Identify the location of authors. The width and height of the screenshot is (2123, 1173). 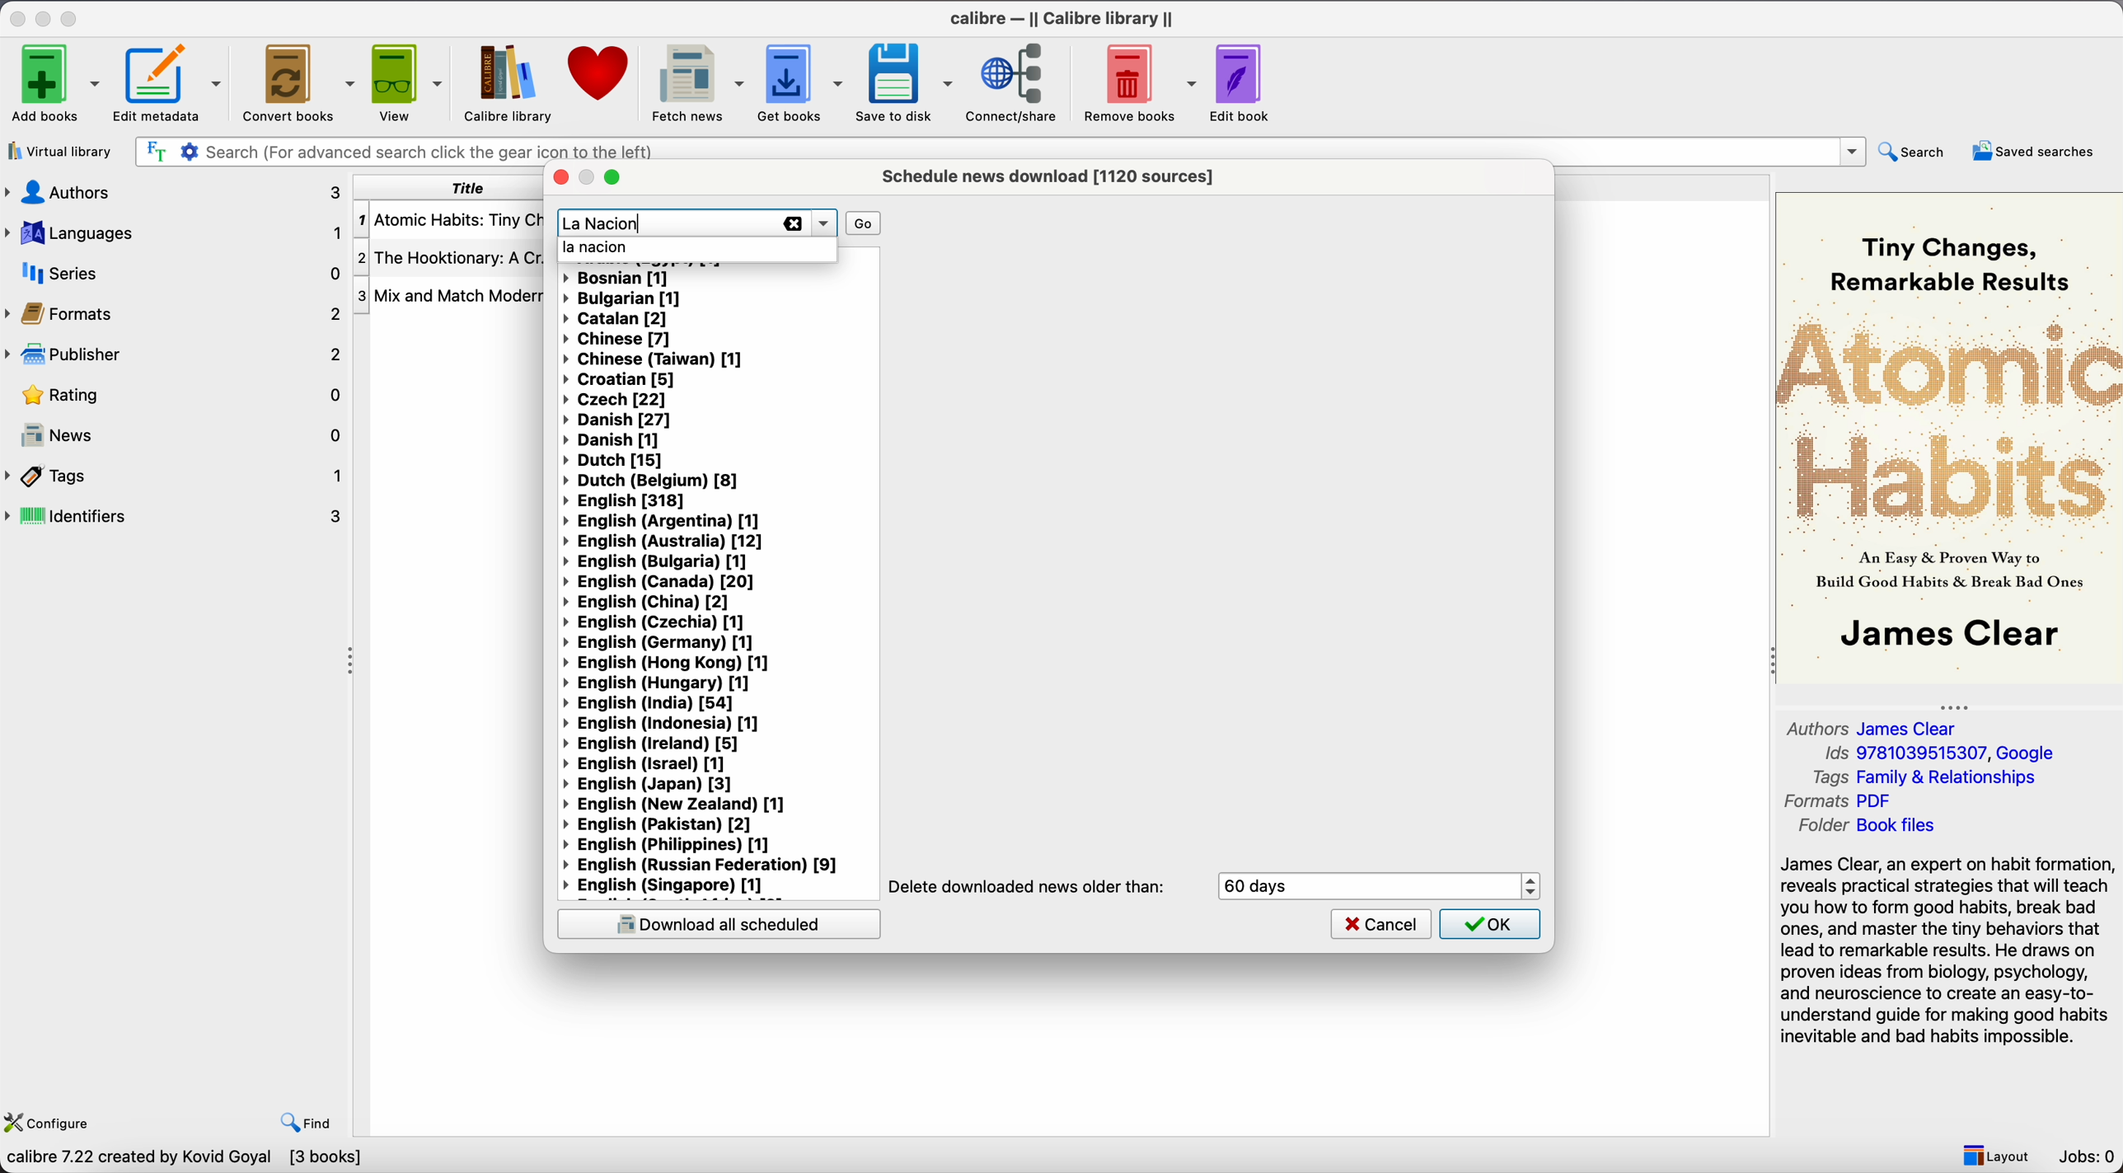
(176, 193).